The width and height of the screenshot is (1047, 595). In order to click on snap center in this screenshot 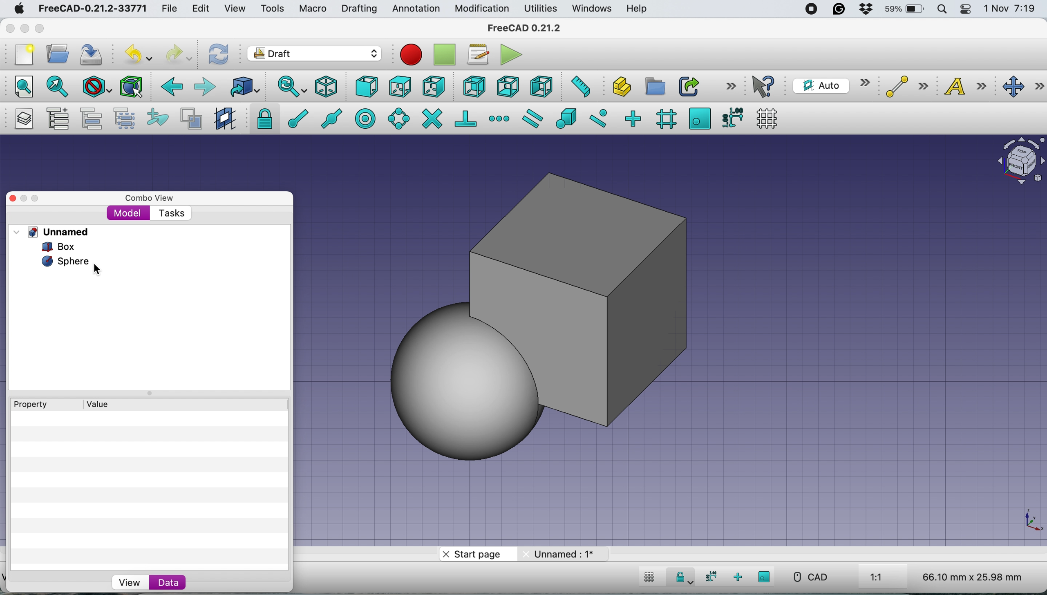, I will do `click(364, 118)`.